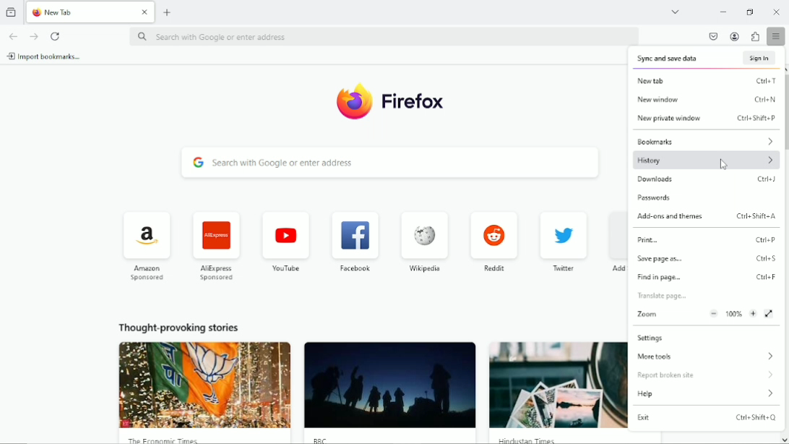 This screenshot has height=444, width=789. What do you see at coordinates (285, 241) in the screenshot?
I see `Youtube` at bounding box center [285, 241].